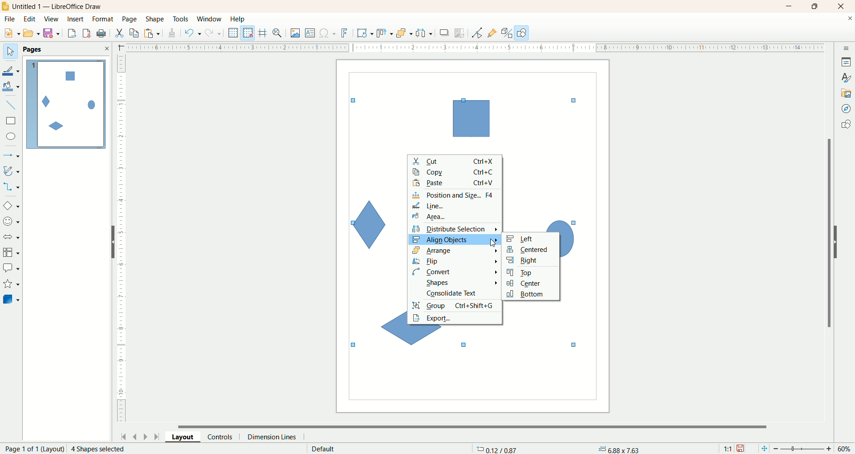 The image size is (855, 454). I want to click on bottom, so click(529, 295).